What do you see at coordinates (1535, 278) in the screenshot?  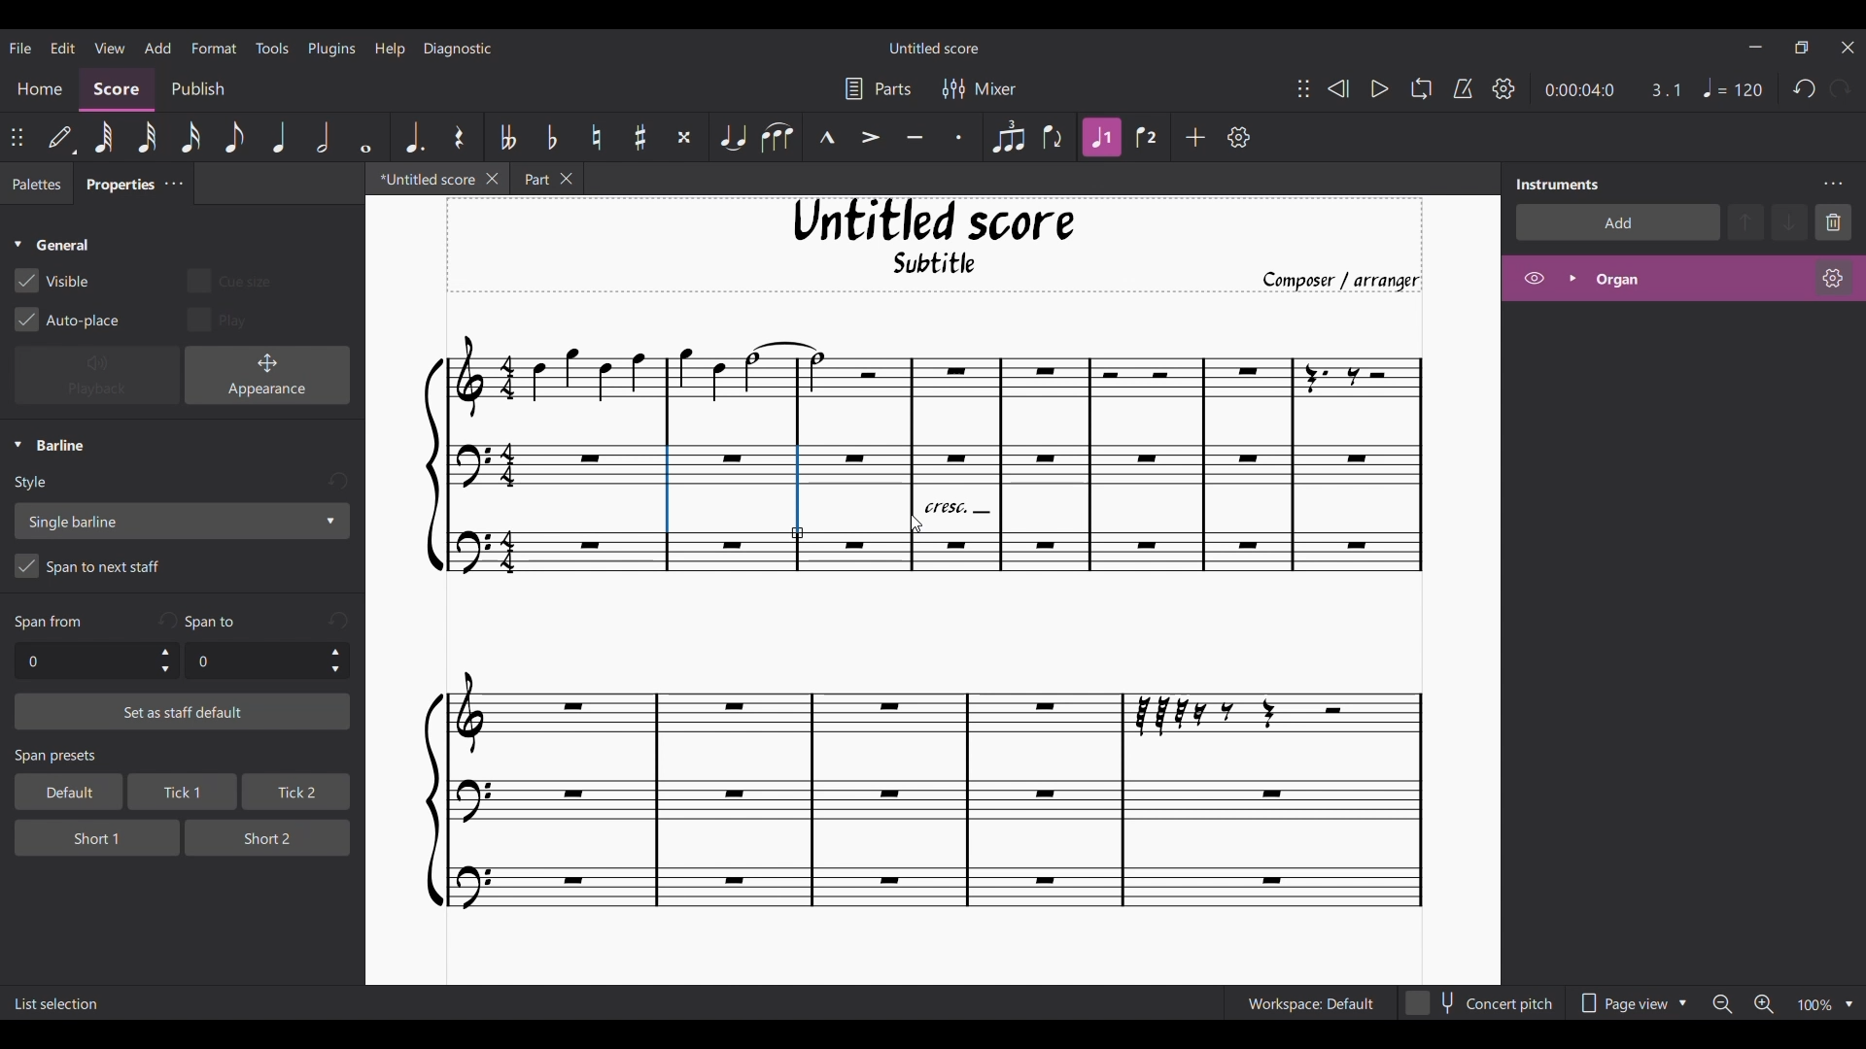 I see `Hide Organ` at bounding box center [1535, 278].